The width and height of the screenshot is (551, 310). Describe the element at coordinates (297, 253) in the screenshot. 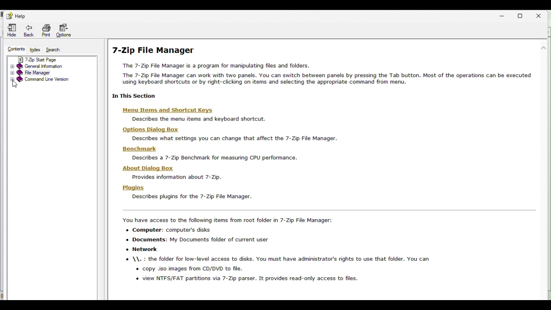

I see `7 zip file manager access items` at that location.